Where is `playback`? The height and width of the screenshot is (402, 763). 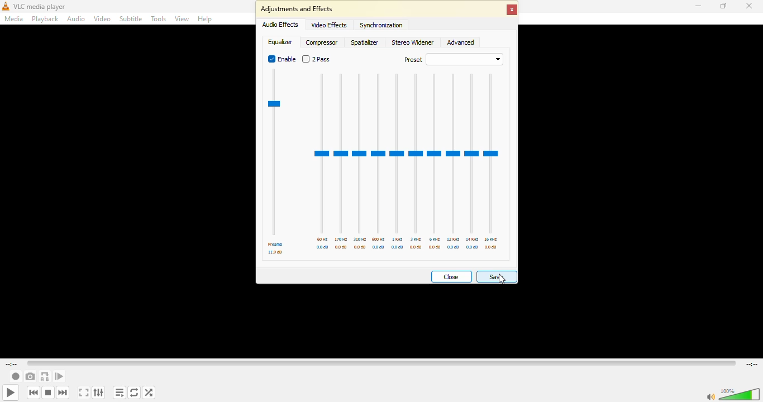 playback is located at coordinates (46, 20).